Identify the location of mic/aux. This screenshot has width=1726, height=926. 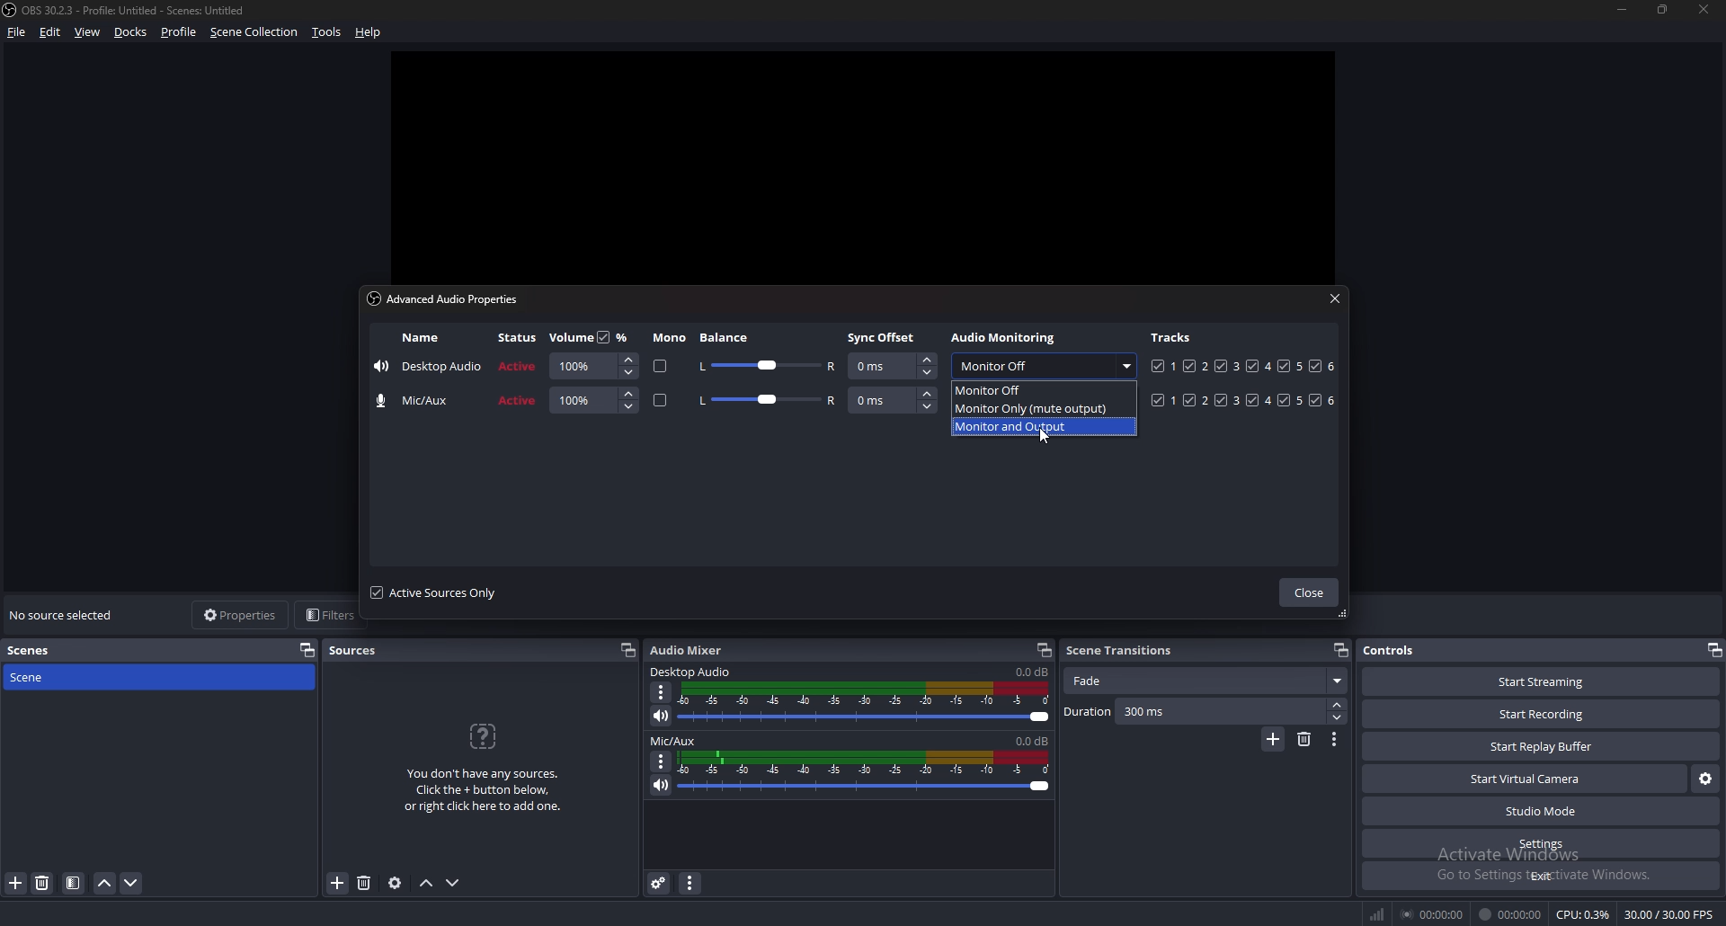
(675, 740).